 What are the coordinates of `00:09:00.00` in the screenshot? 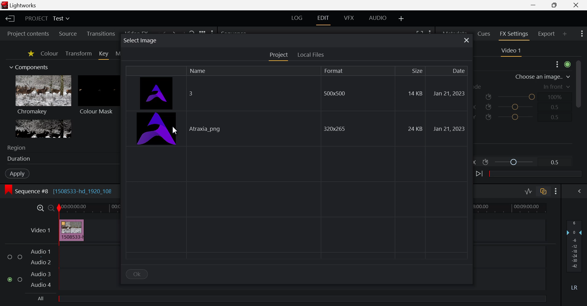 It's located at (528, 206).